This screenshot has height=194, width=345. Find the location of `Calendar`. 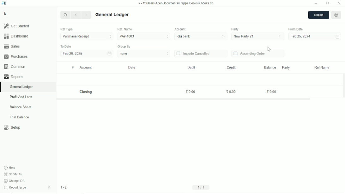

Calendar is located at coordinates (109, 53).